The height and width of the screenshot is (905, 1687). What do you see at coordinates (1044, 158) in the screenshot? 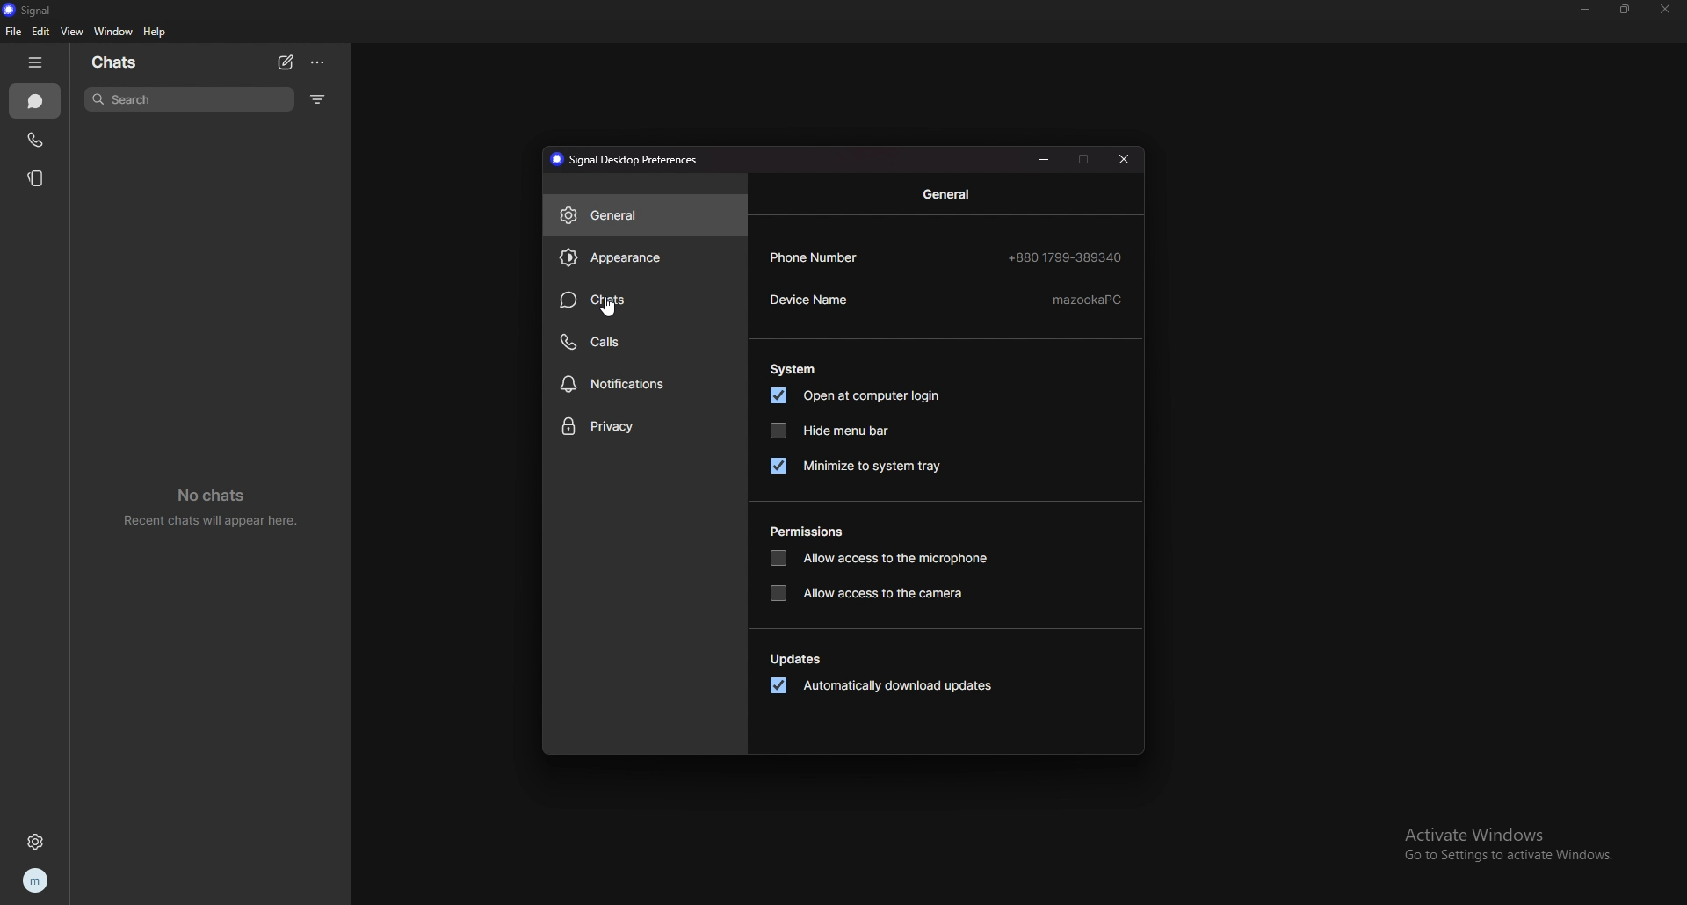
I see `minimize` at bounding box center [1044, 158].